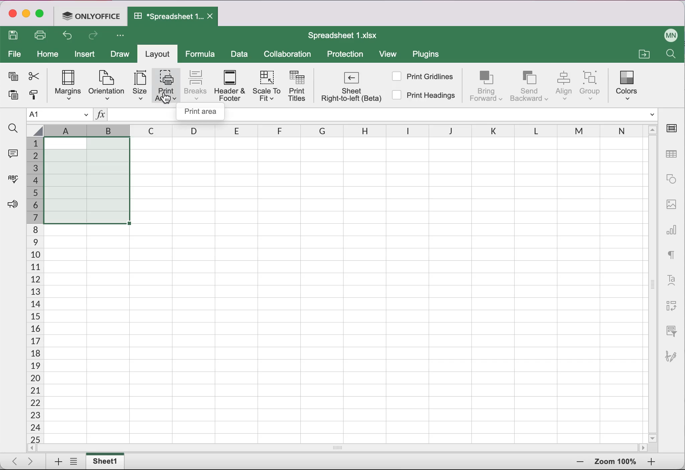 The height and width of the screenshot is (470, 685). I want to click on slicer, so click(670, 330).